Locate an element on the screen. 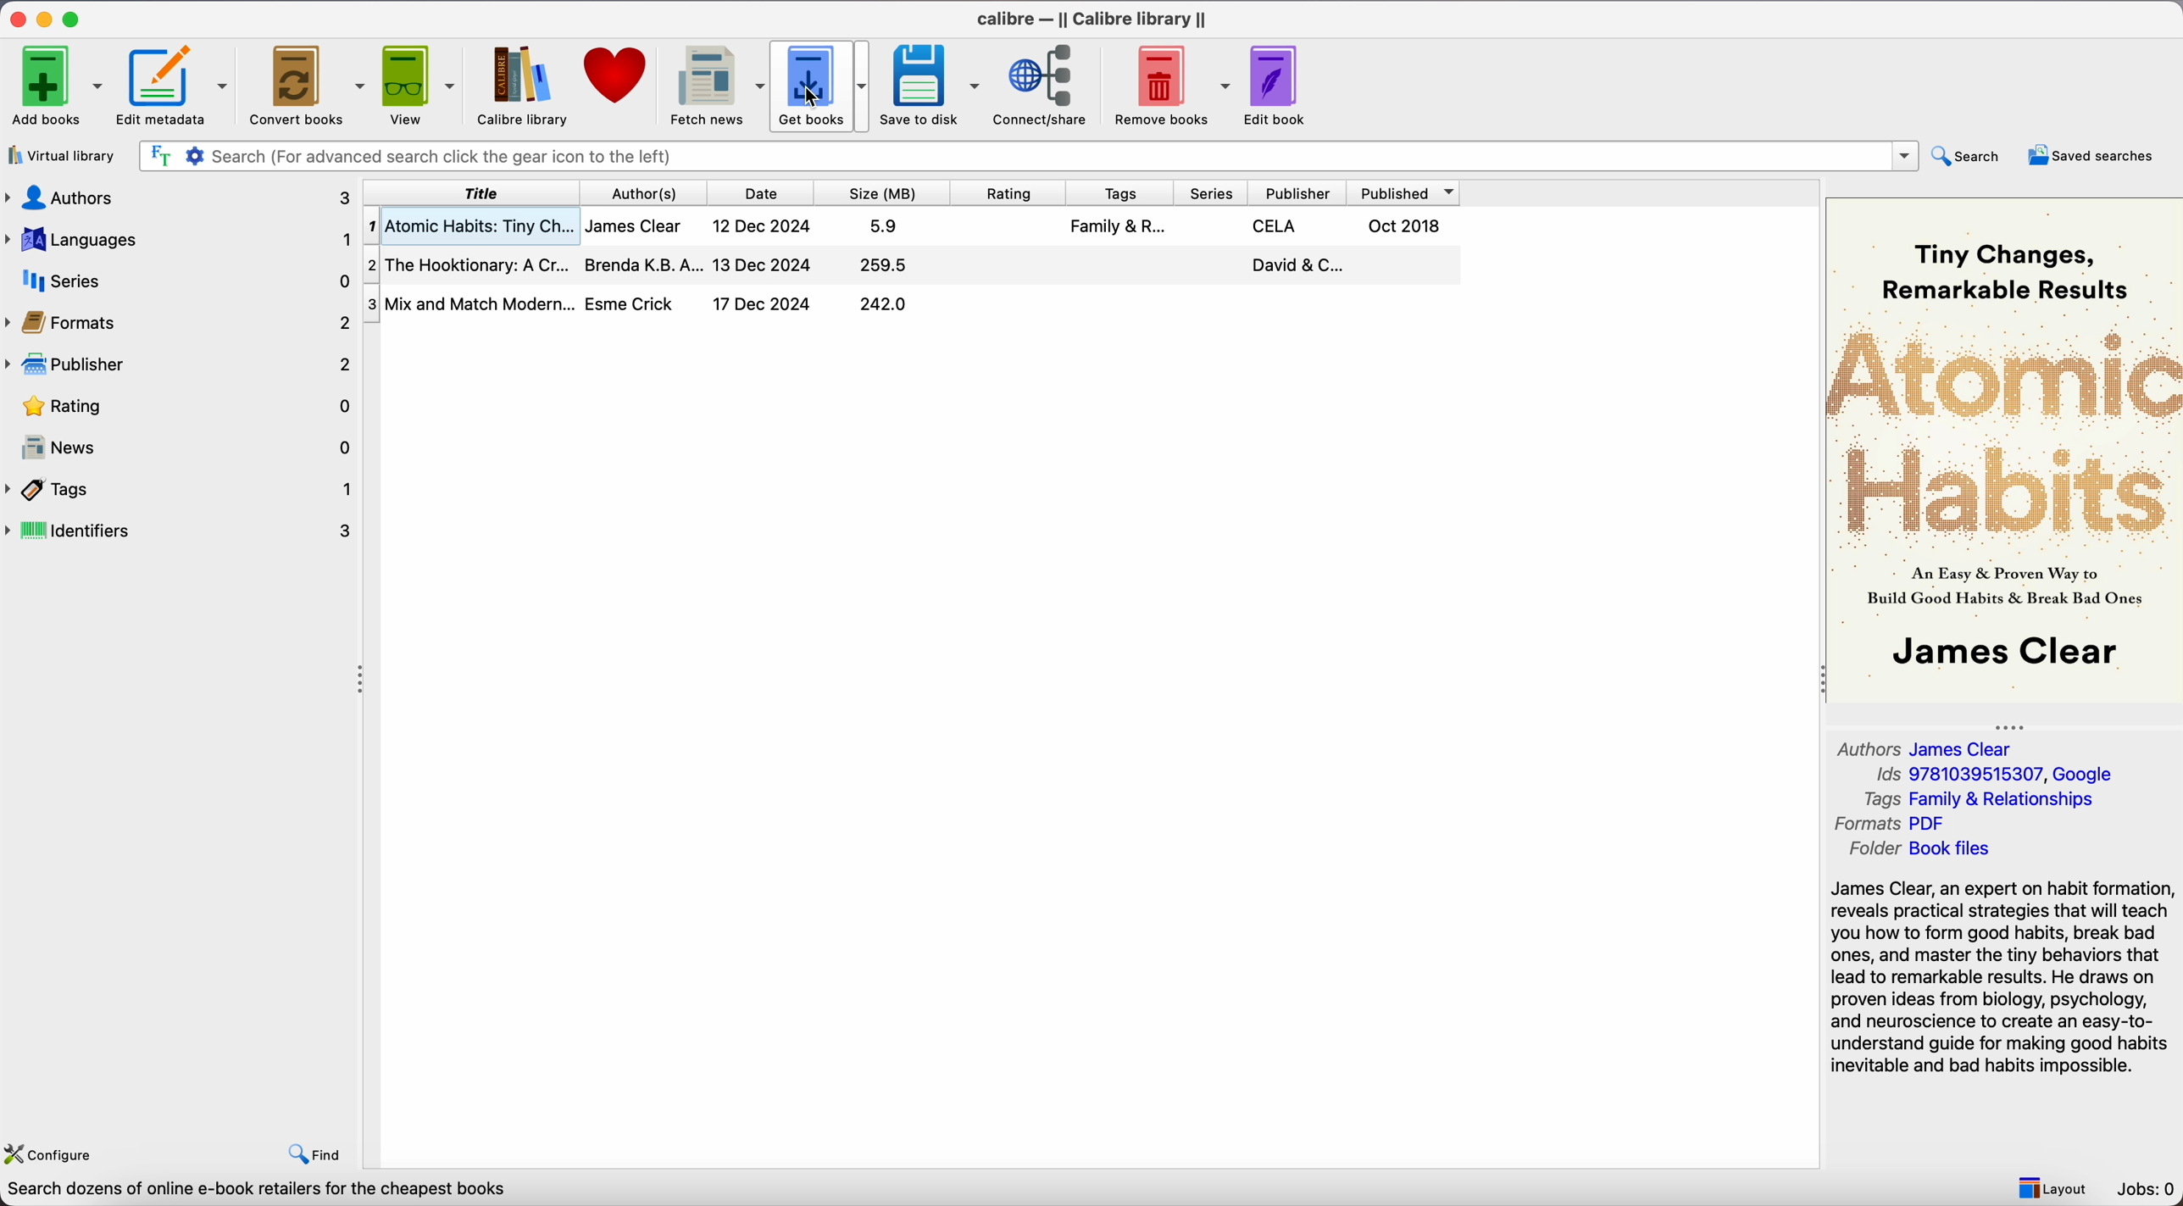 The height and width of the screenshot is (1206, 2183). virtual library is located at coordinates (61, 157).